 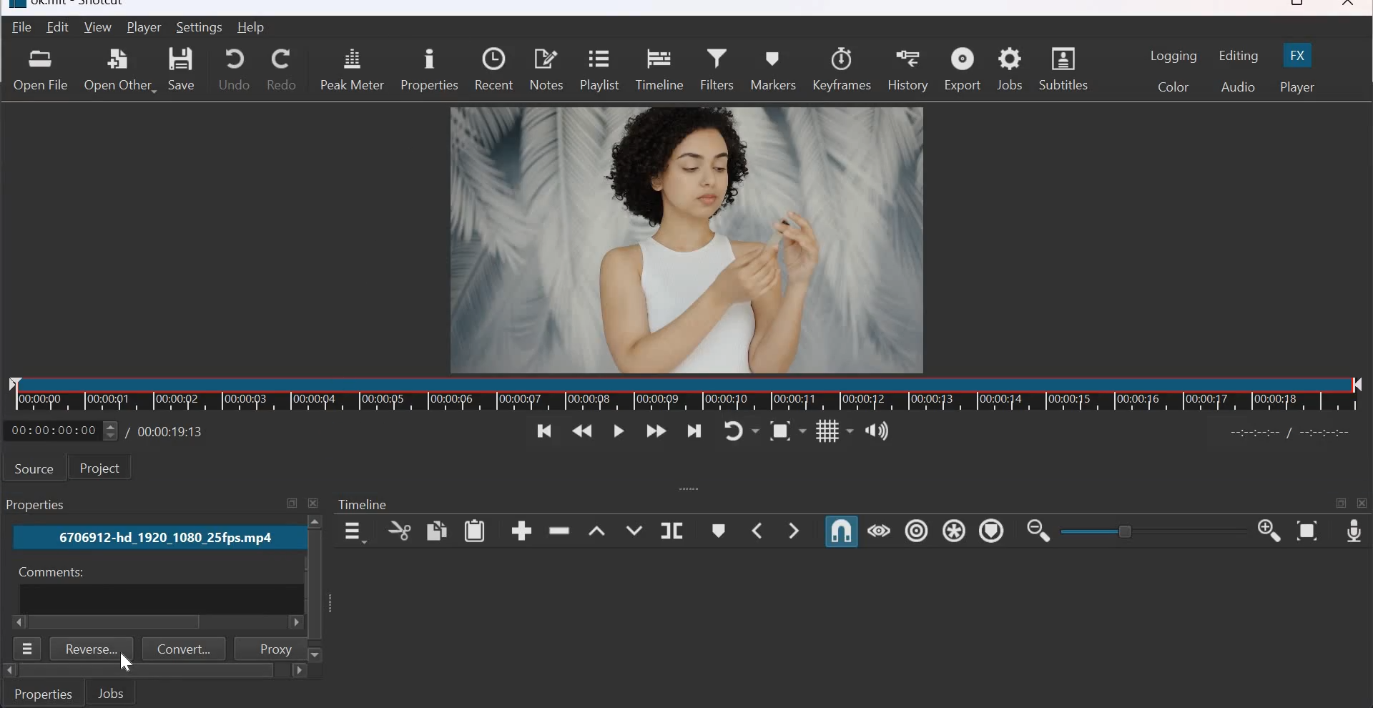 I want to click on Overwrite, so click(x=633, y=528).